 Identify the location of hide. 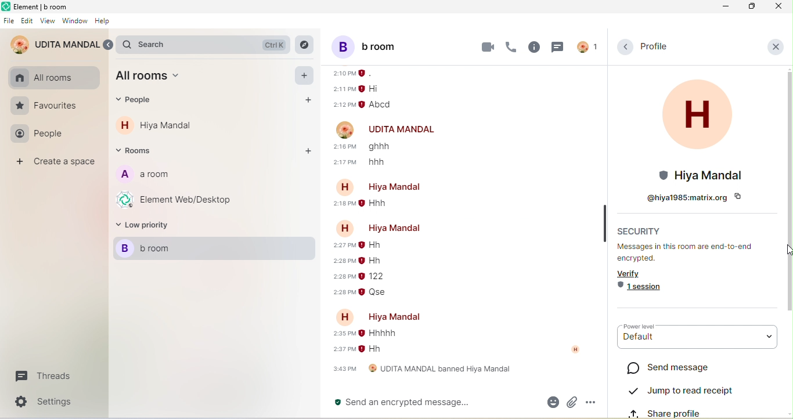
(605, 222).